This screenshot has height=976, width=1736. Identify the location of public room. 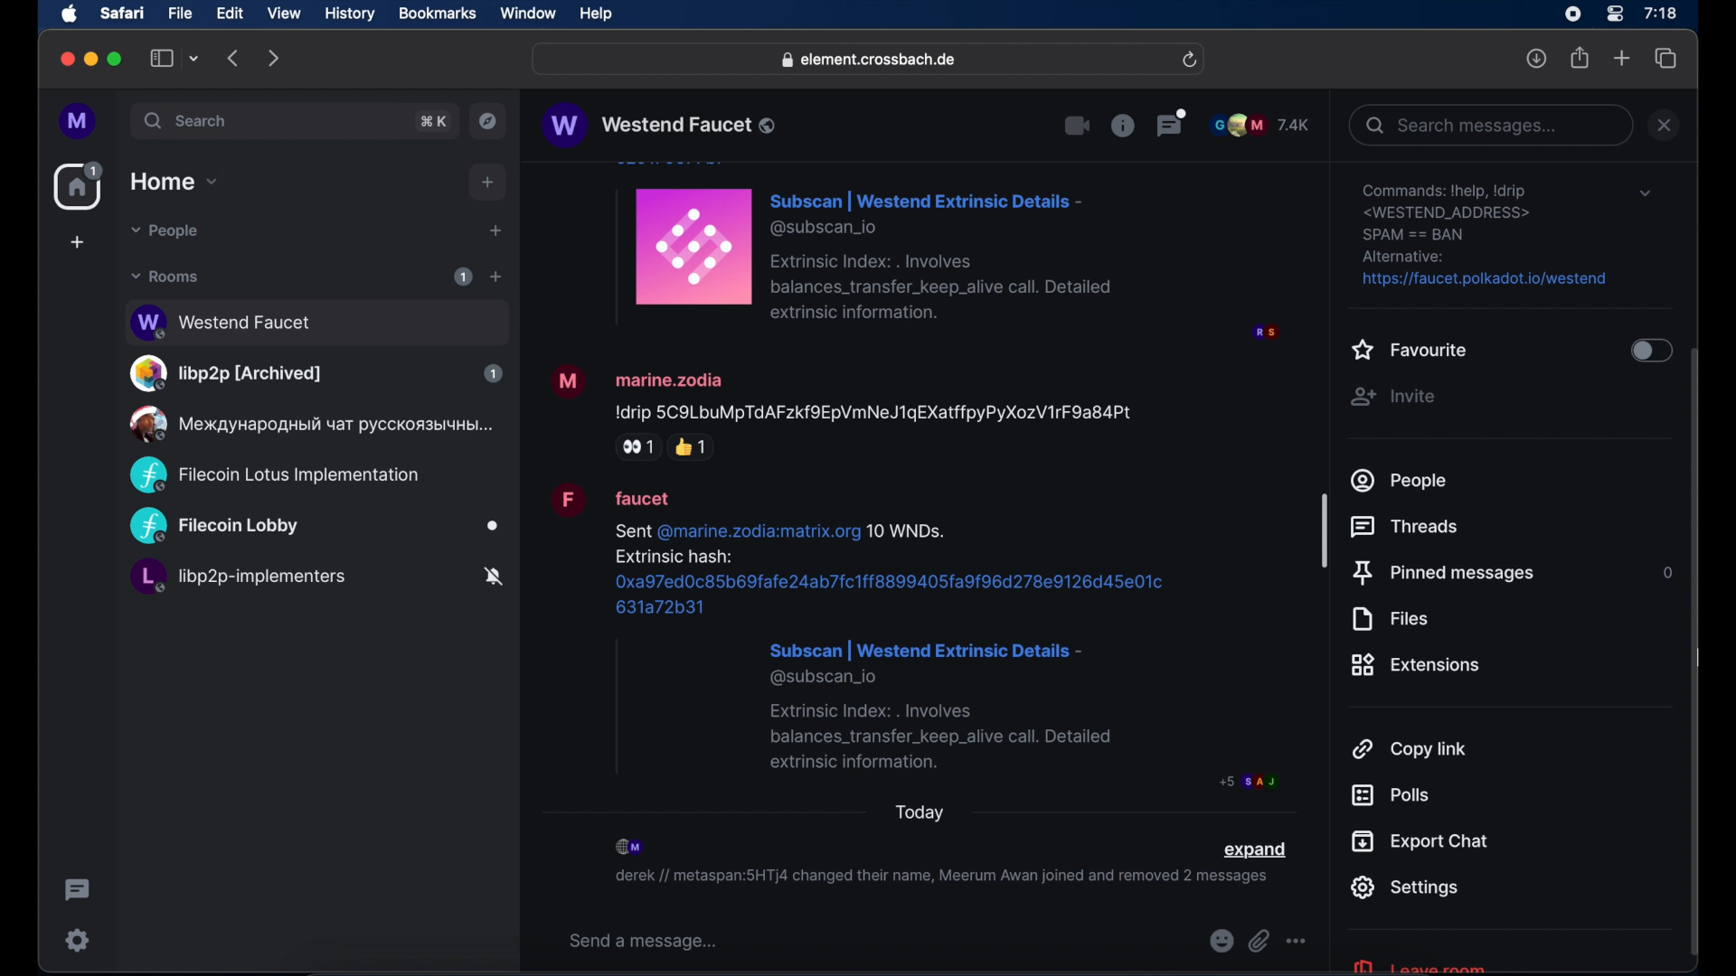
(308, 424).